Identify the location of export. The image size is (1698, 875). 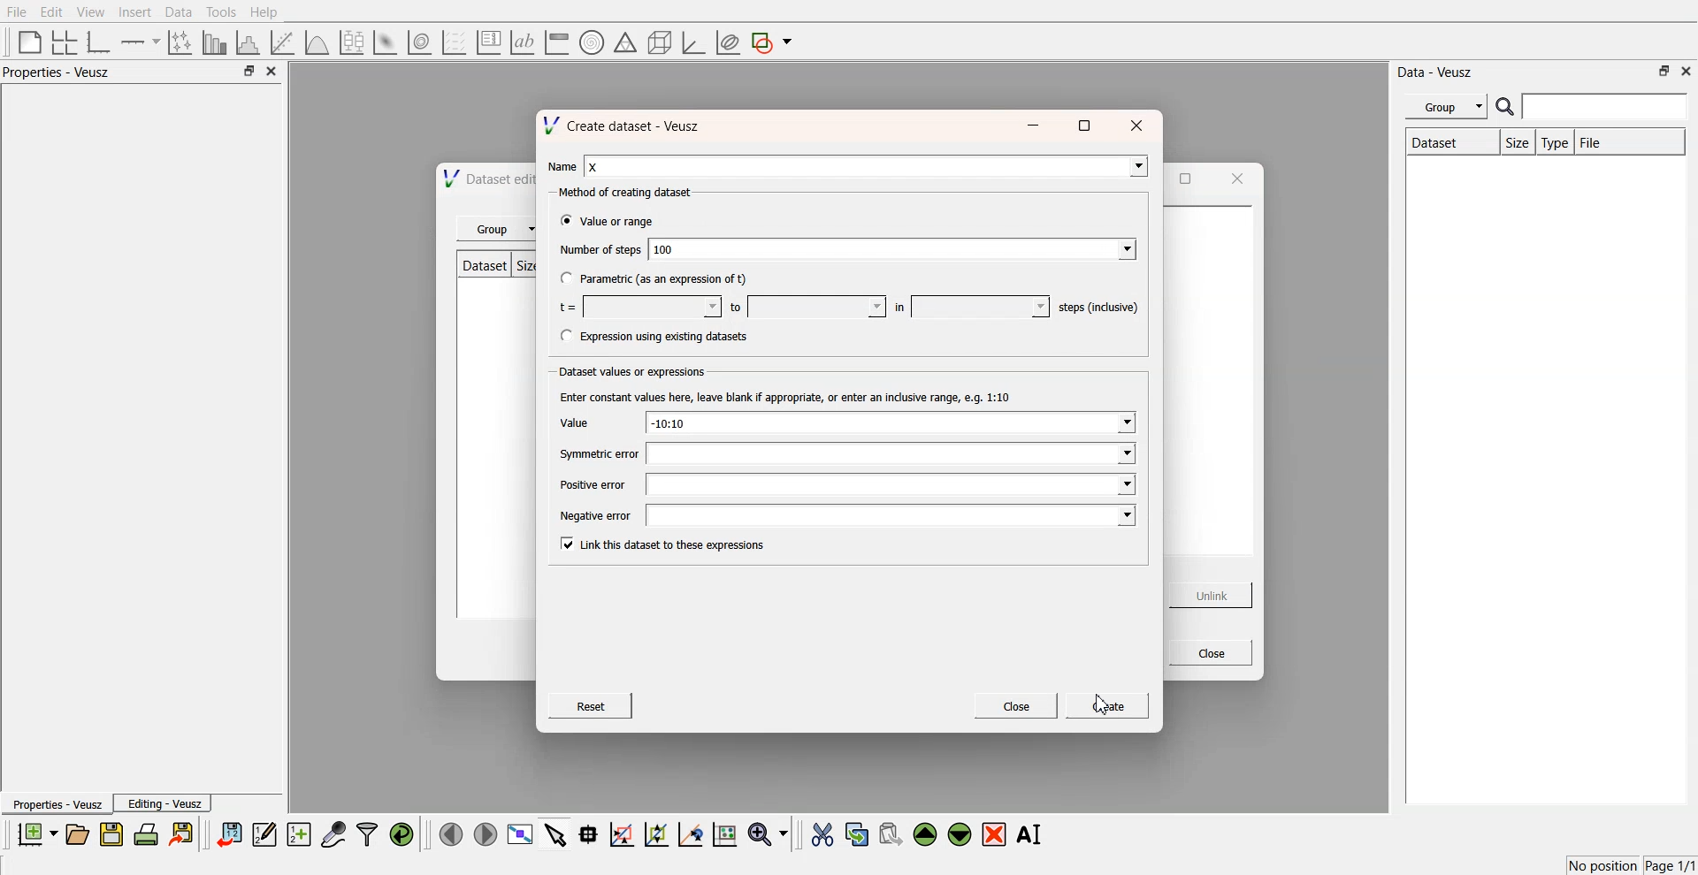
(183, 833).